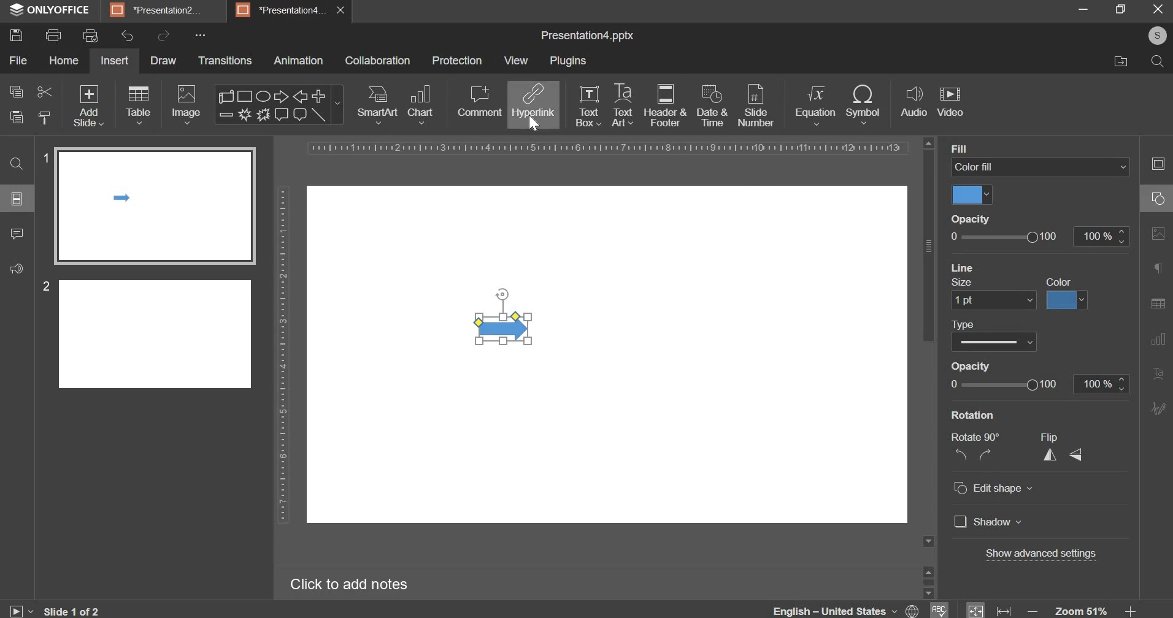  I want to click on copy, so click(16, 91).